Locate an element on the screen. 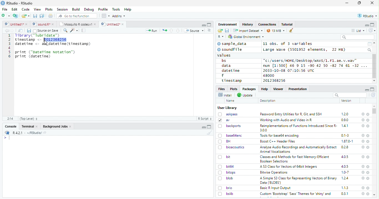 The image size is (379, 199). 2012368256 is located at coordinates (275, 81).